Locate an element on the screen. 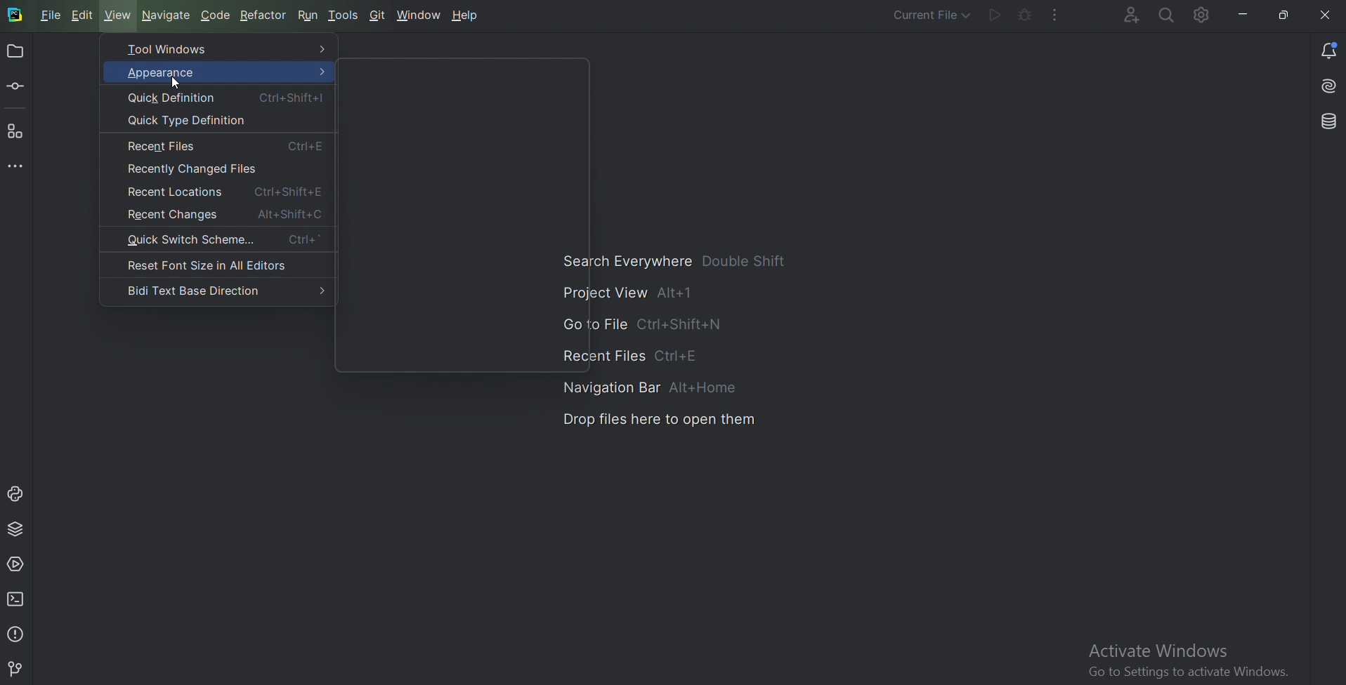 This screenshot has width=1346, height=685. Terminal is located at coordinates (18, 599).